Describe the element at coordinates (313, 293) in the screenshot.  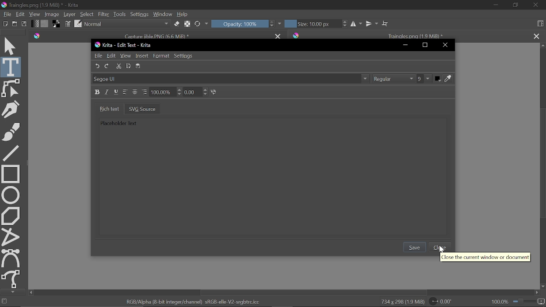
I see `Horizontal scrollbar` at that location.